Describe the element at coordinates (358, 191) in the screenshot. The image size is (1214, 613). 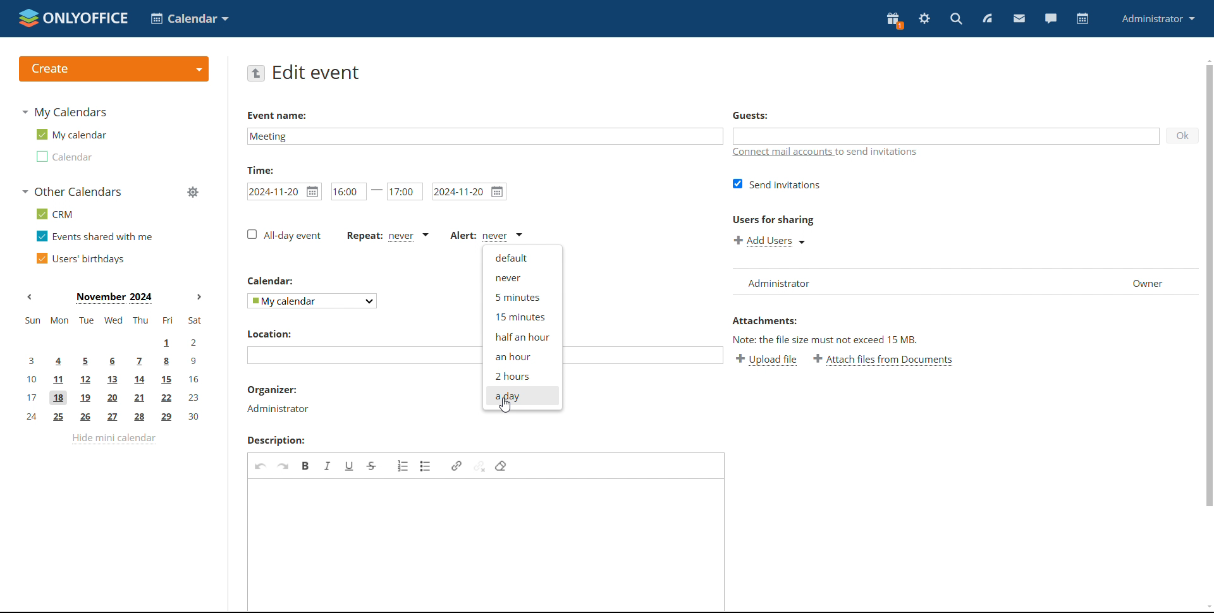
I see `start time` at that location.